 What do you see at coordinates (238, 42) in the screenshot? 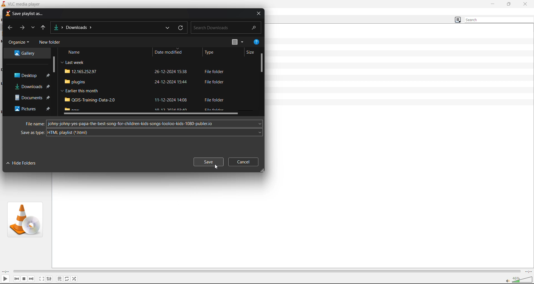
I see `change view` at bounding box center [238, 42].